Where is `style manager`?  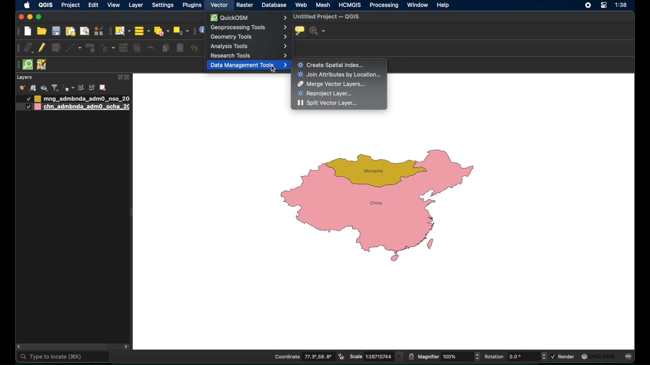 style manager is located at coordinates (98, 31).